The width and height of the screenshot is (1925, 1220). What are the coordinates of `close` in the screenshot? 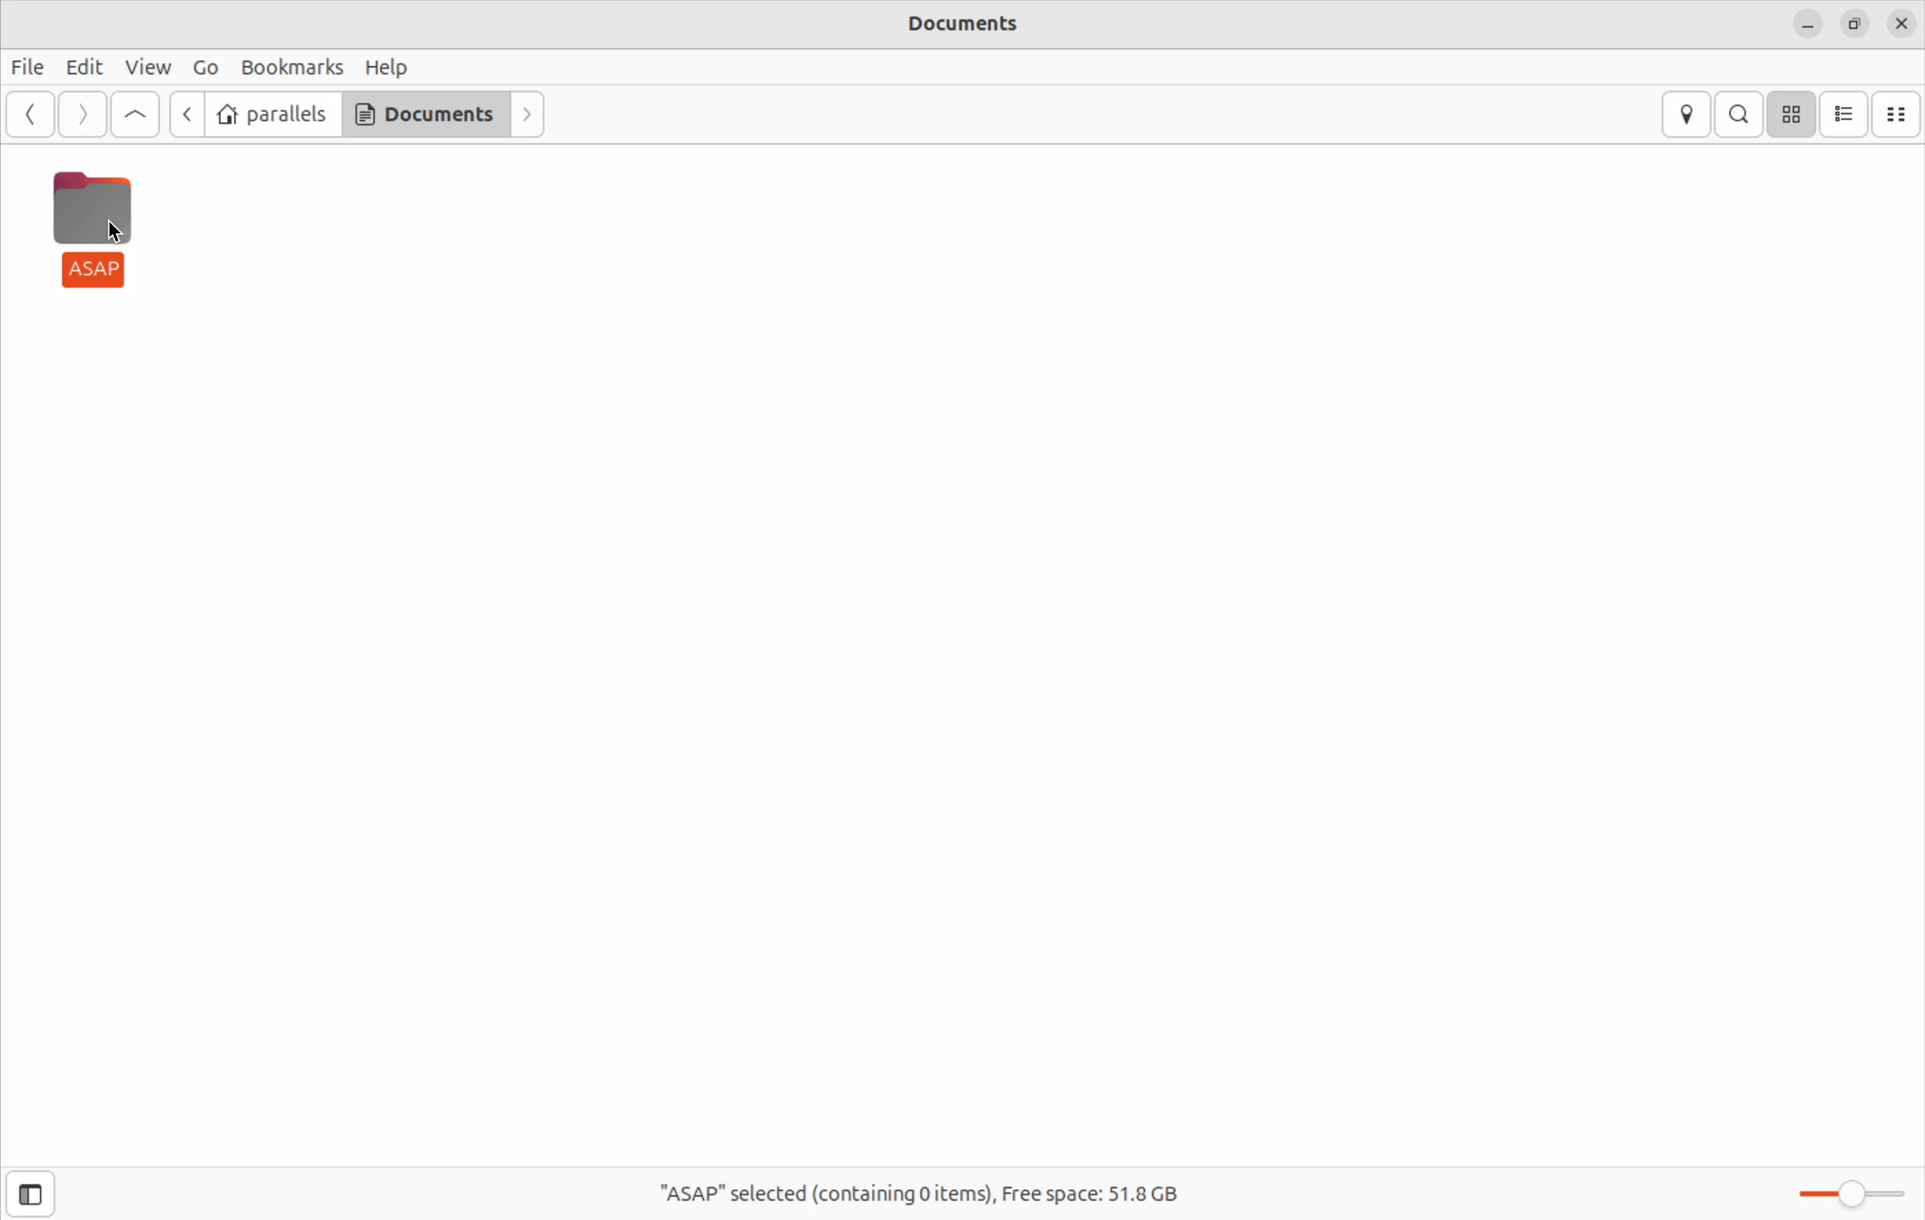 It's located at (1901, 23).